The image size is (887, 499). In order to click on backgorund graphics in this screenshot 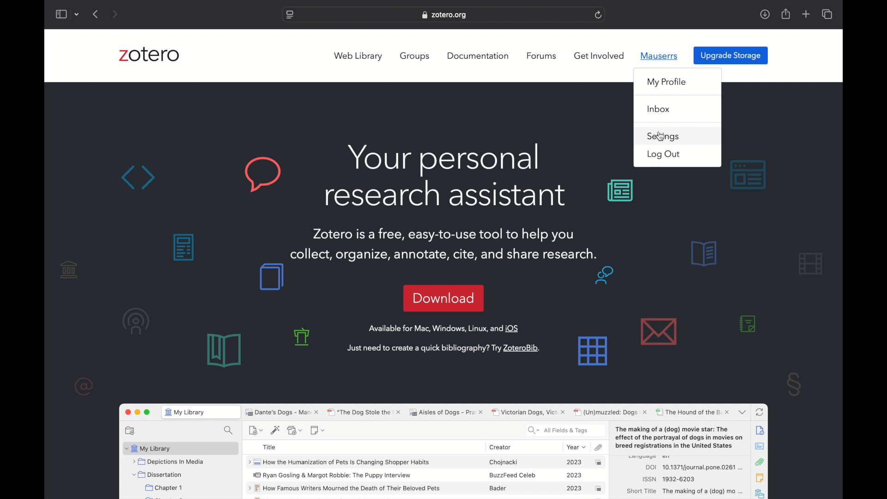, I will do `click(181, 247)`.